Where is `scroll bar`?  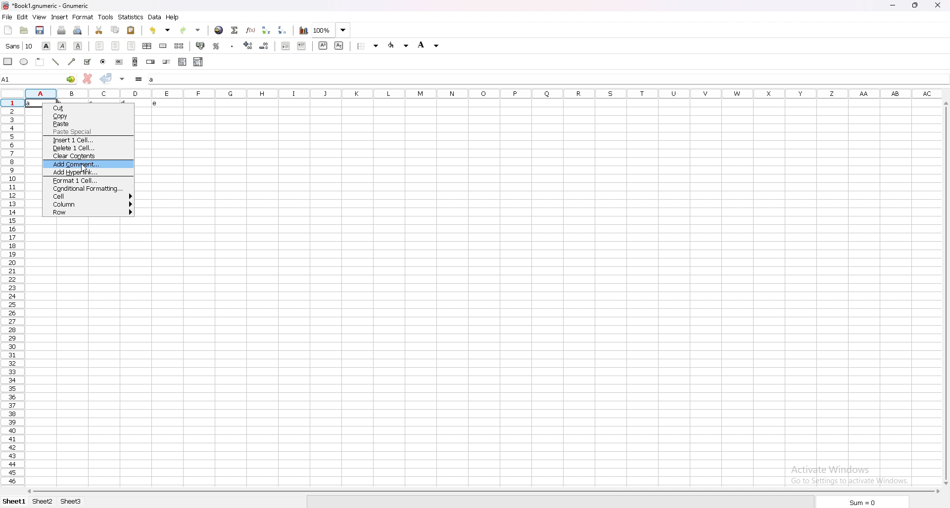 scroll bar is located at coordinates (945, 295).